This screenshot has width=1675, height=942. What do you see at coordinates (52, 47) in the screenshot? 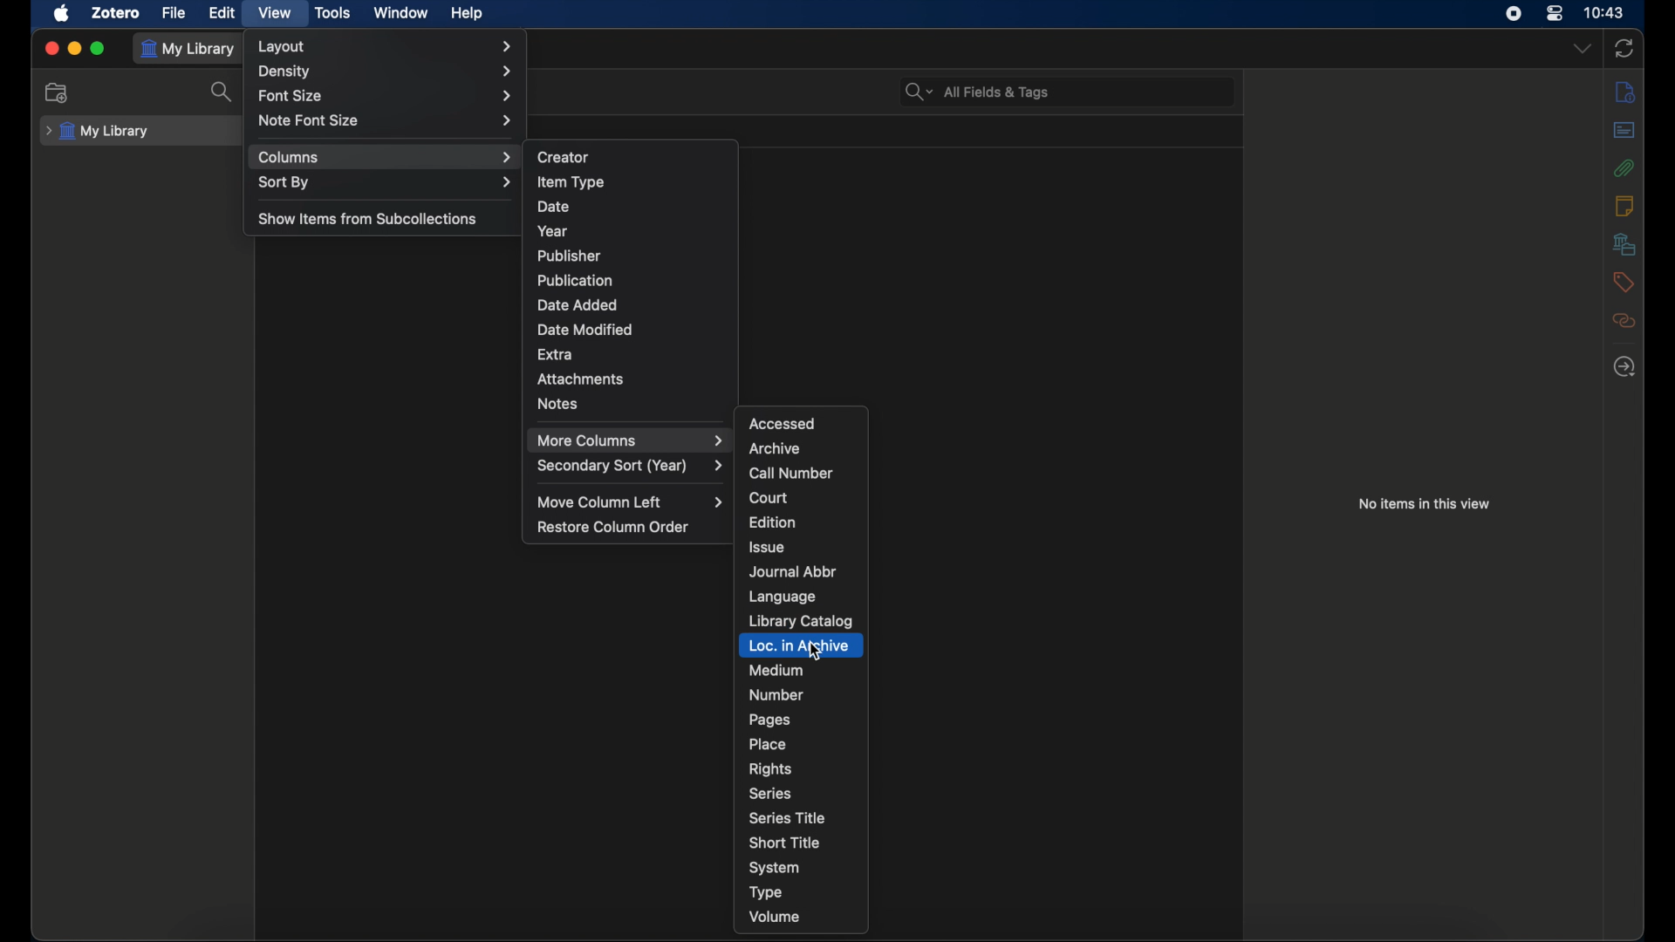
I see `close` at bounding box center [52, 47].